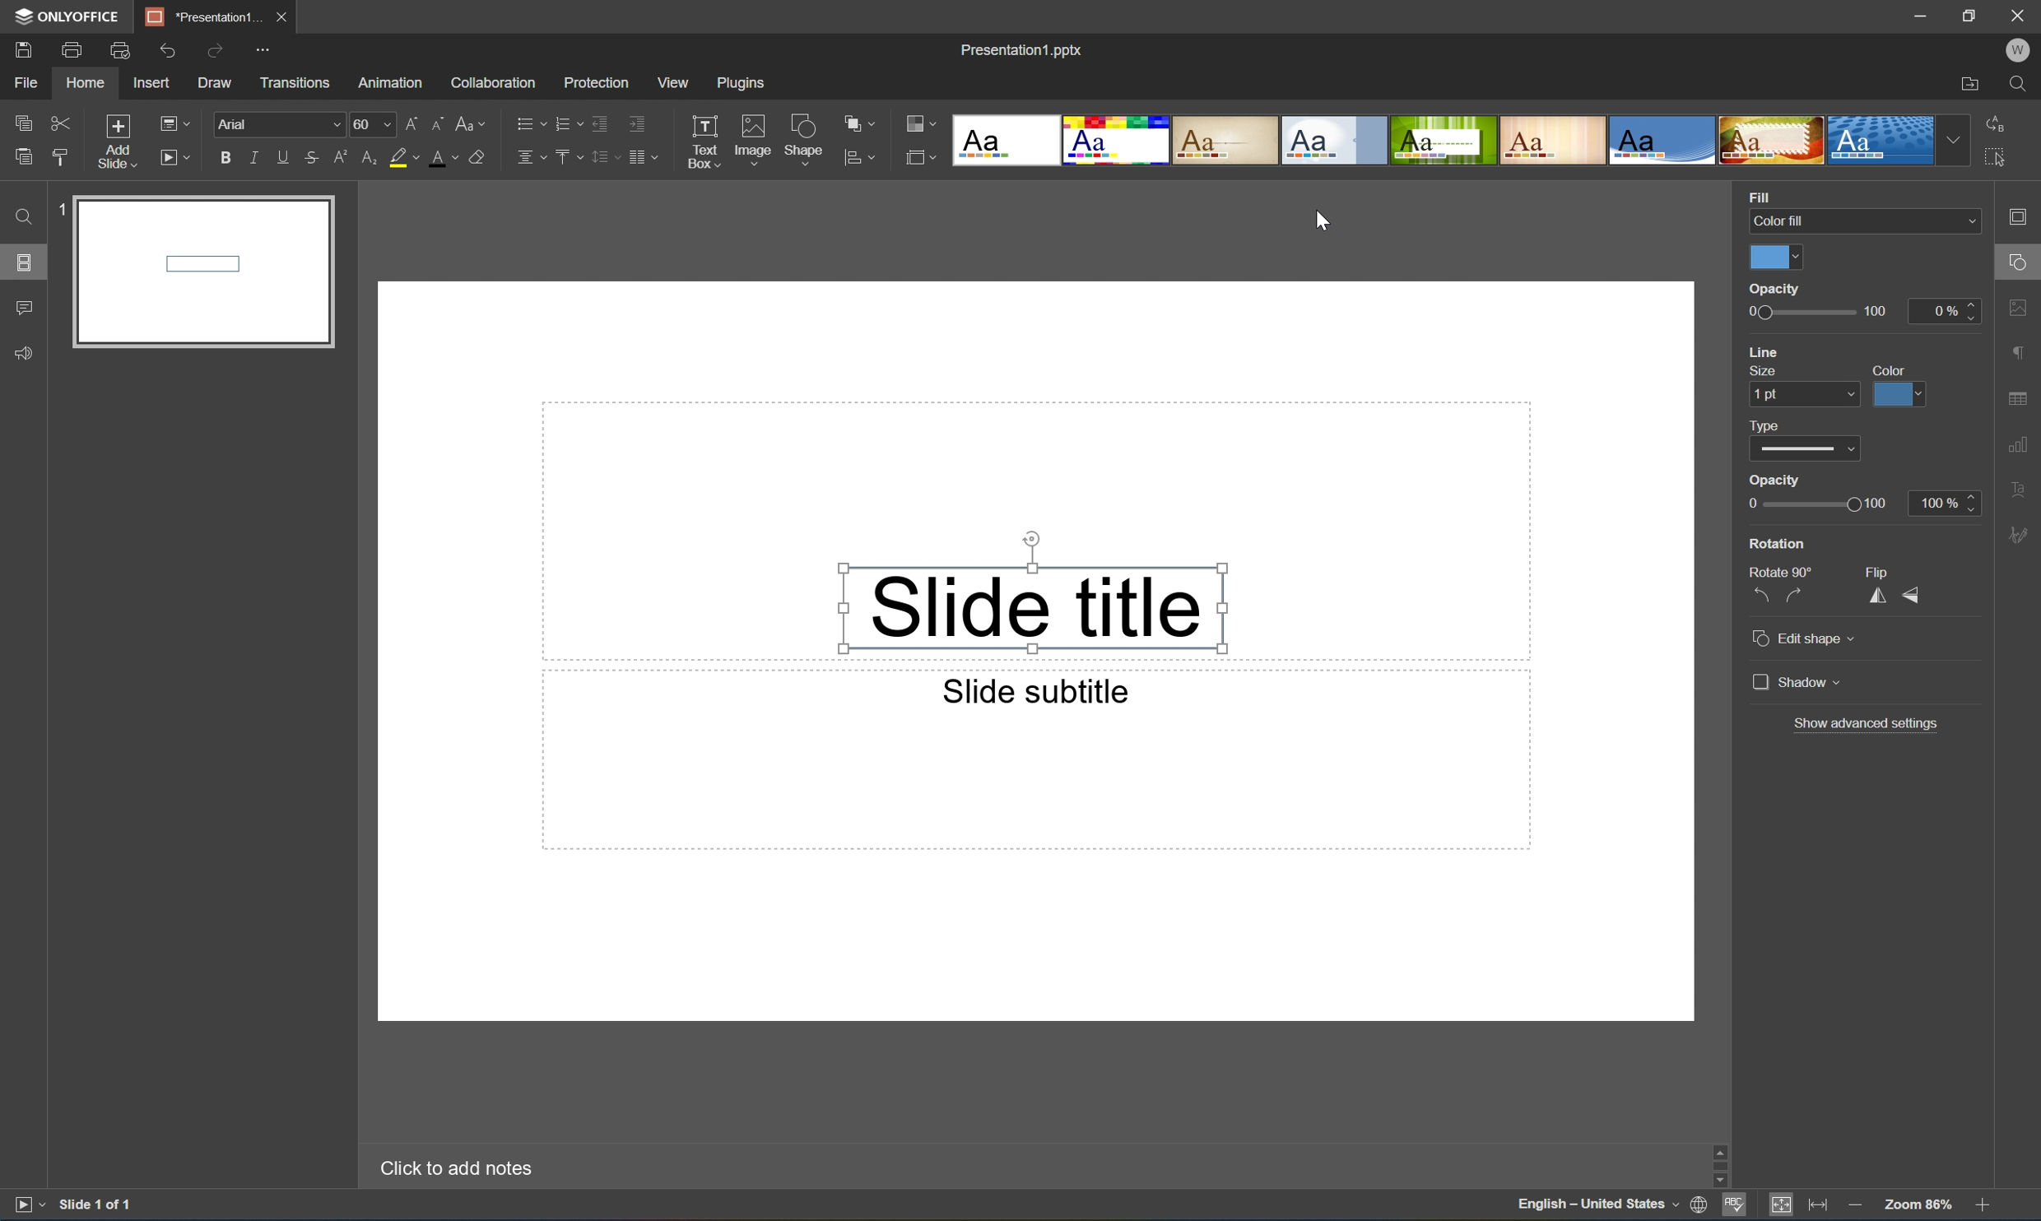 The width and height of the screenshot is (2041, 1221). Describe the element at coordinates (24, 1208) in the screenshot. I see `Start slideshow` at that location.